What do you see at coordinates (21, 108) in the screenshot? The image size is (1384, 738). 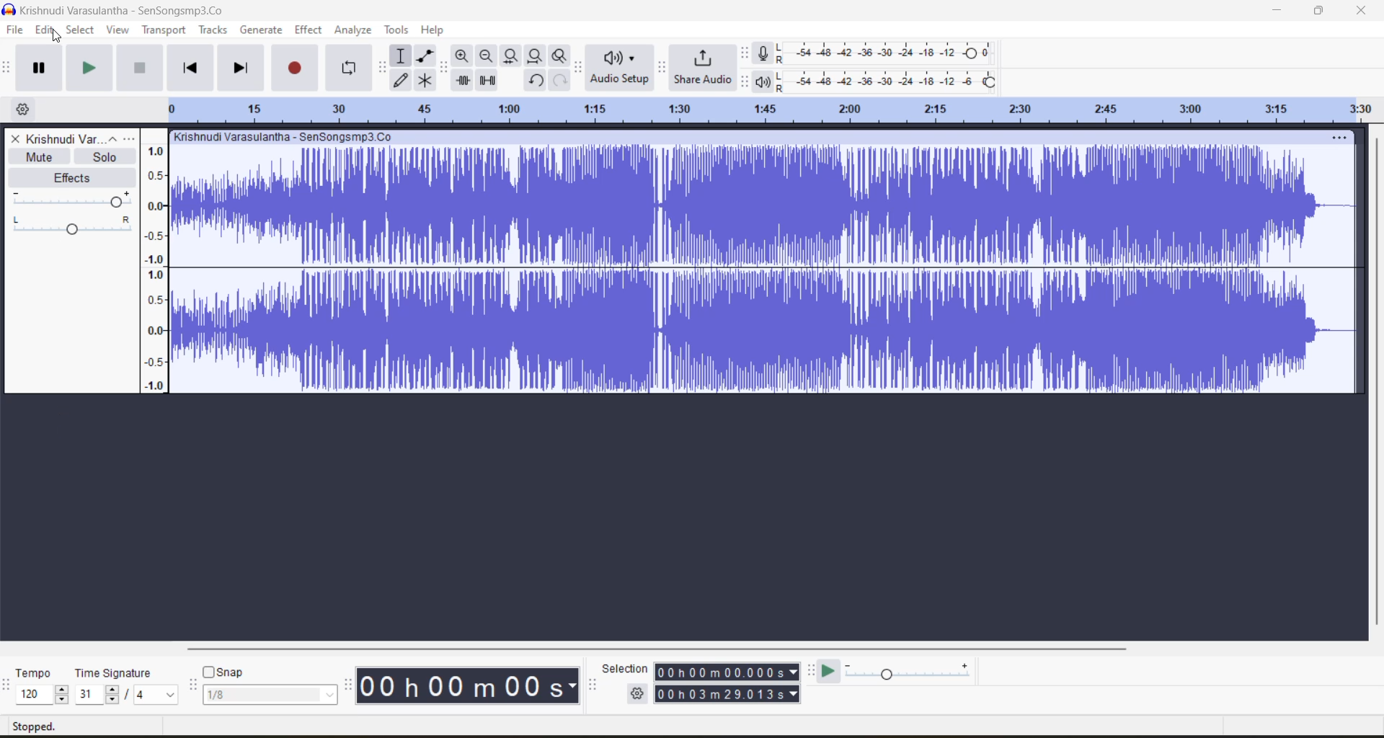 I see `timeline options` at bounding box center [21, 108].